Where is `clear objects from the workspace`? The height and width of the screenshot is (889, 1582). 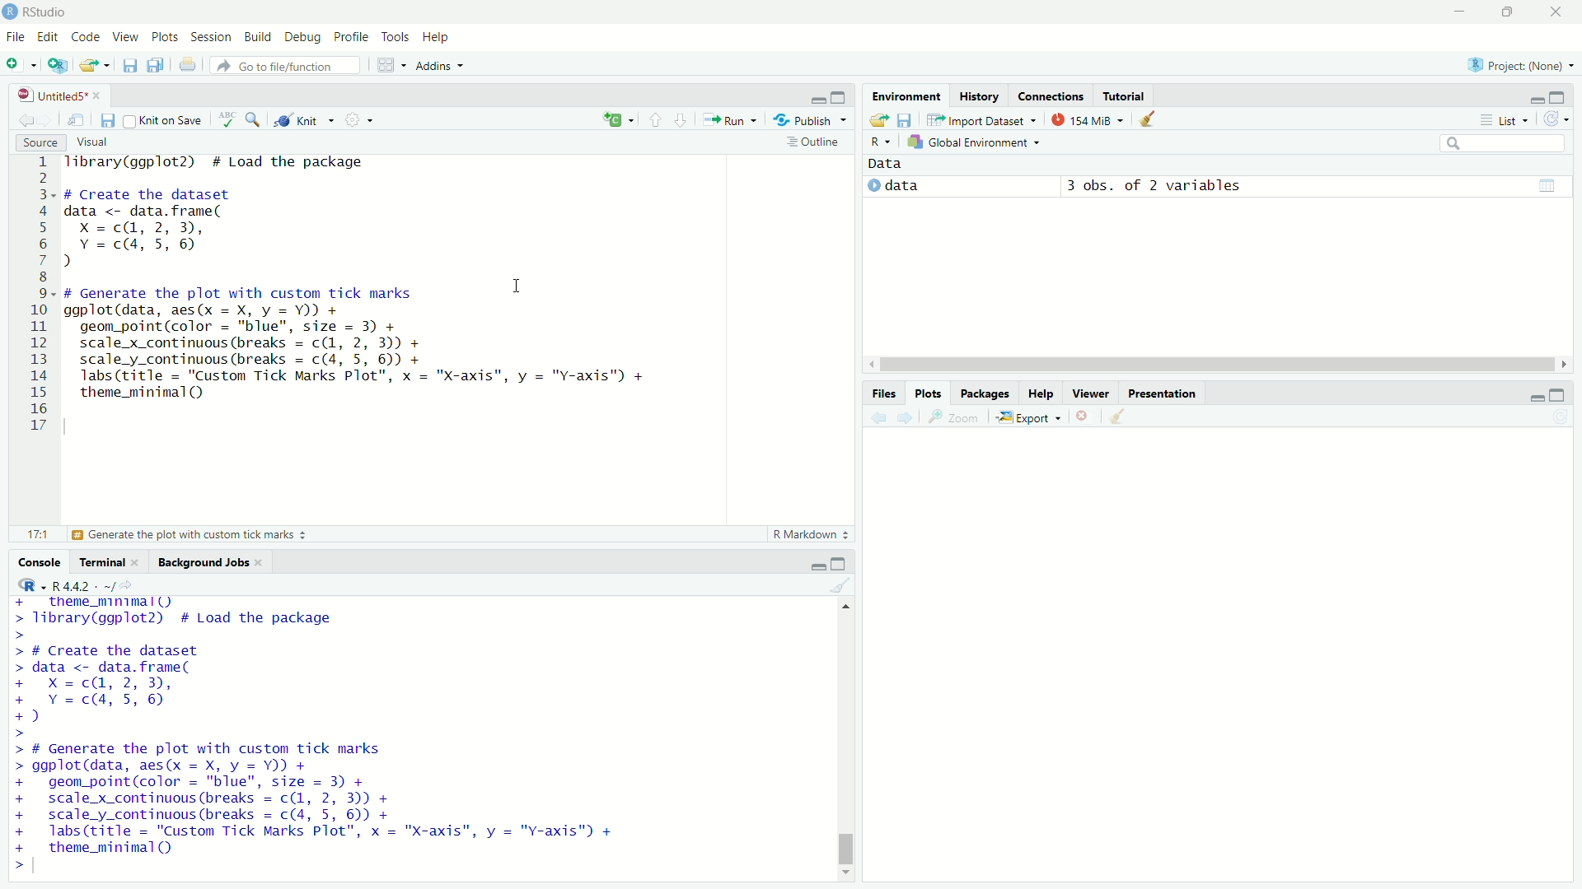
clear objects from the workspace is located at coordinates (1155, 121).